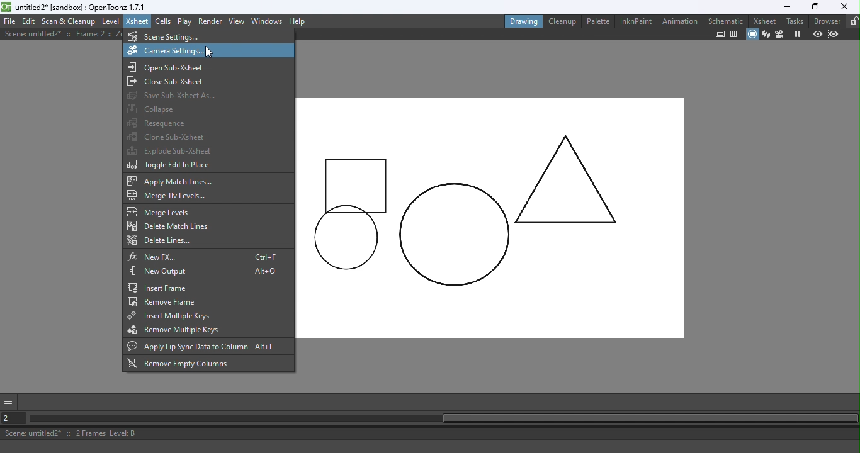 This screenshot has height=453, width=860. I want to click on Browser, so click(827, 21).